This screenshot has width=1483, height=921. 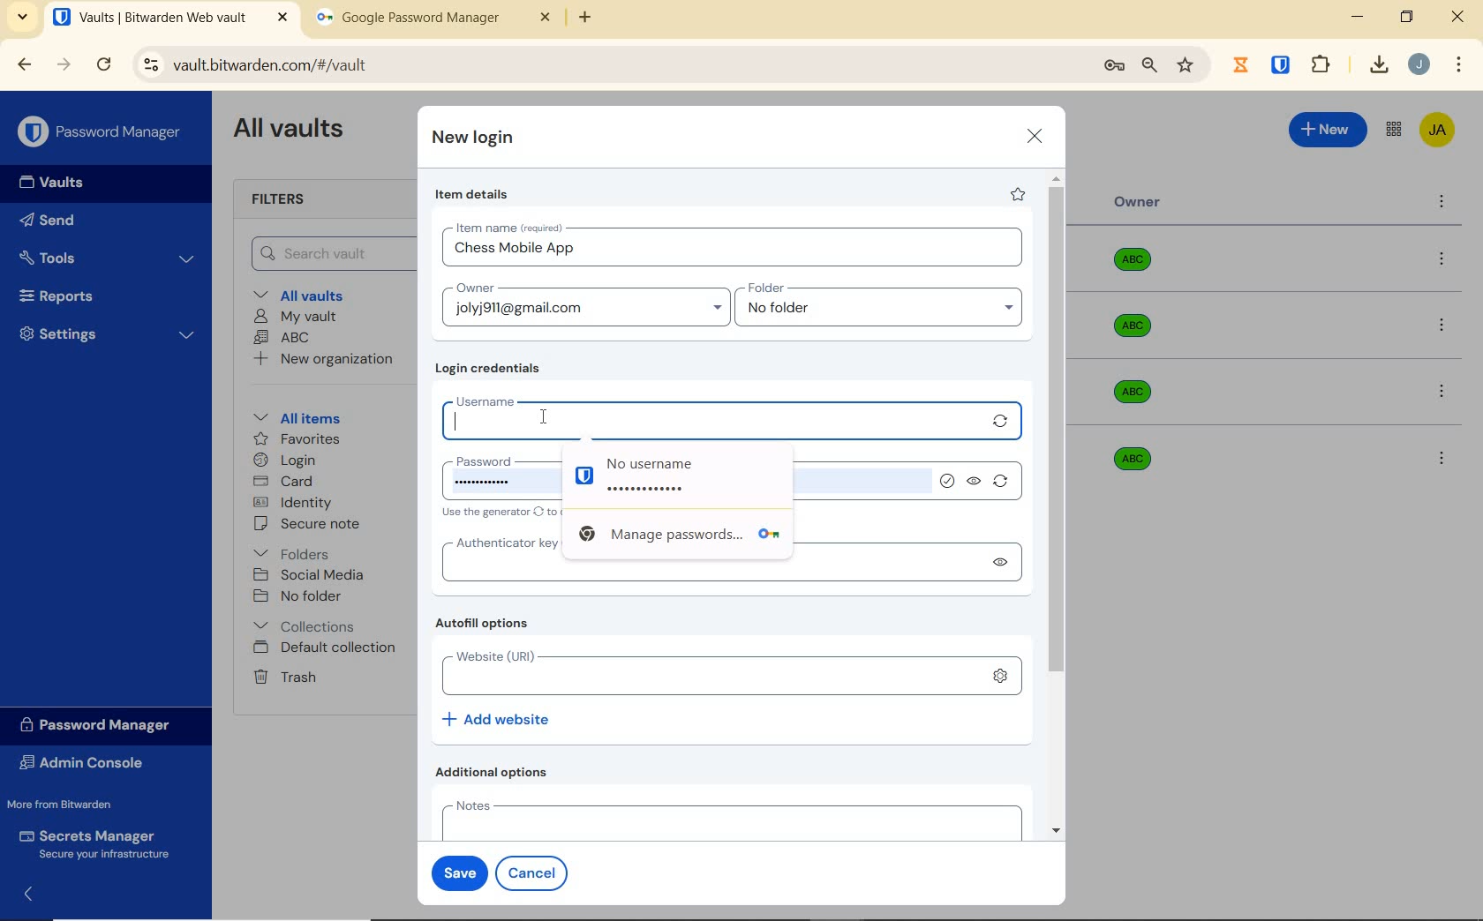 I want to click on username, so click(x=708, y=417).